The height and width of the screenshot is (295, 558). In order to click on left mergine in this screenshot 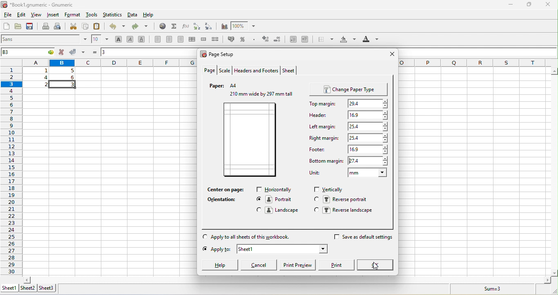, I will do `click(321, 127)`.